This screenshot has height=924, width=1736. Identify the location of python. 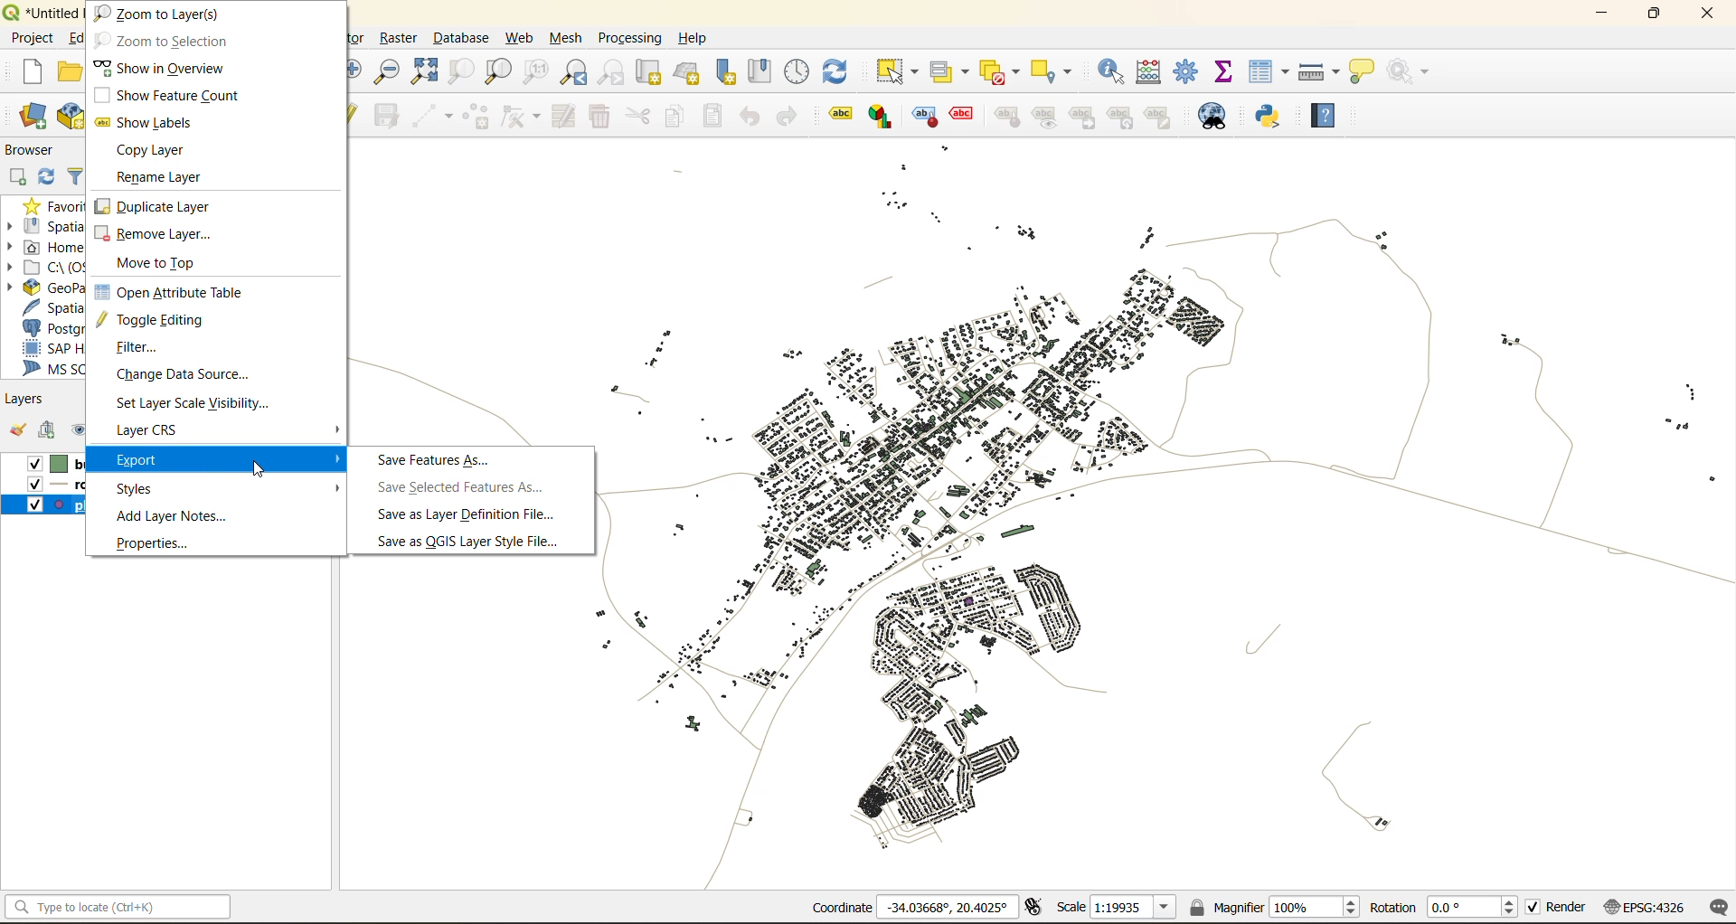
(1274, 118).